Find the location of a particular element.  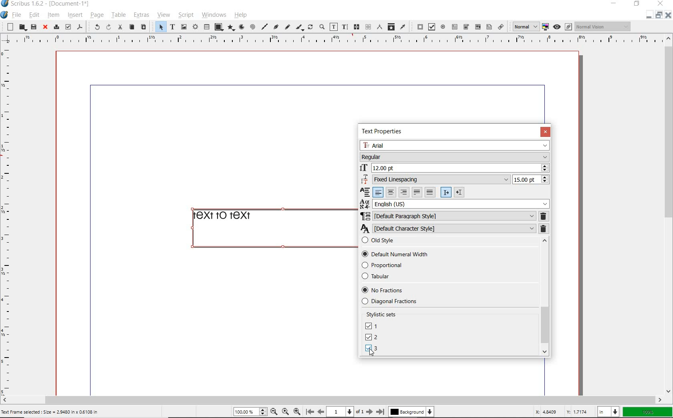

edit is located at coordinates (34, 15).